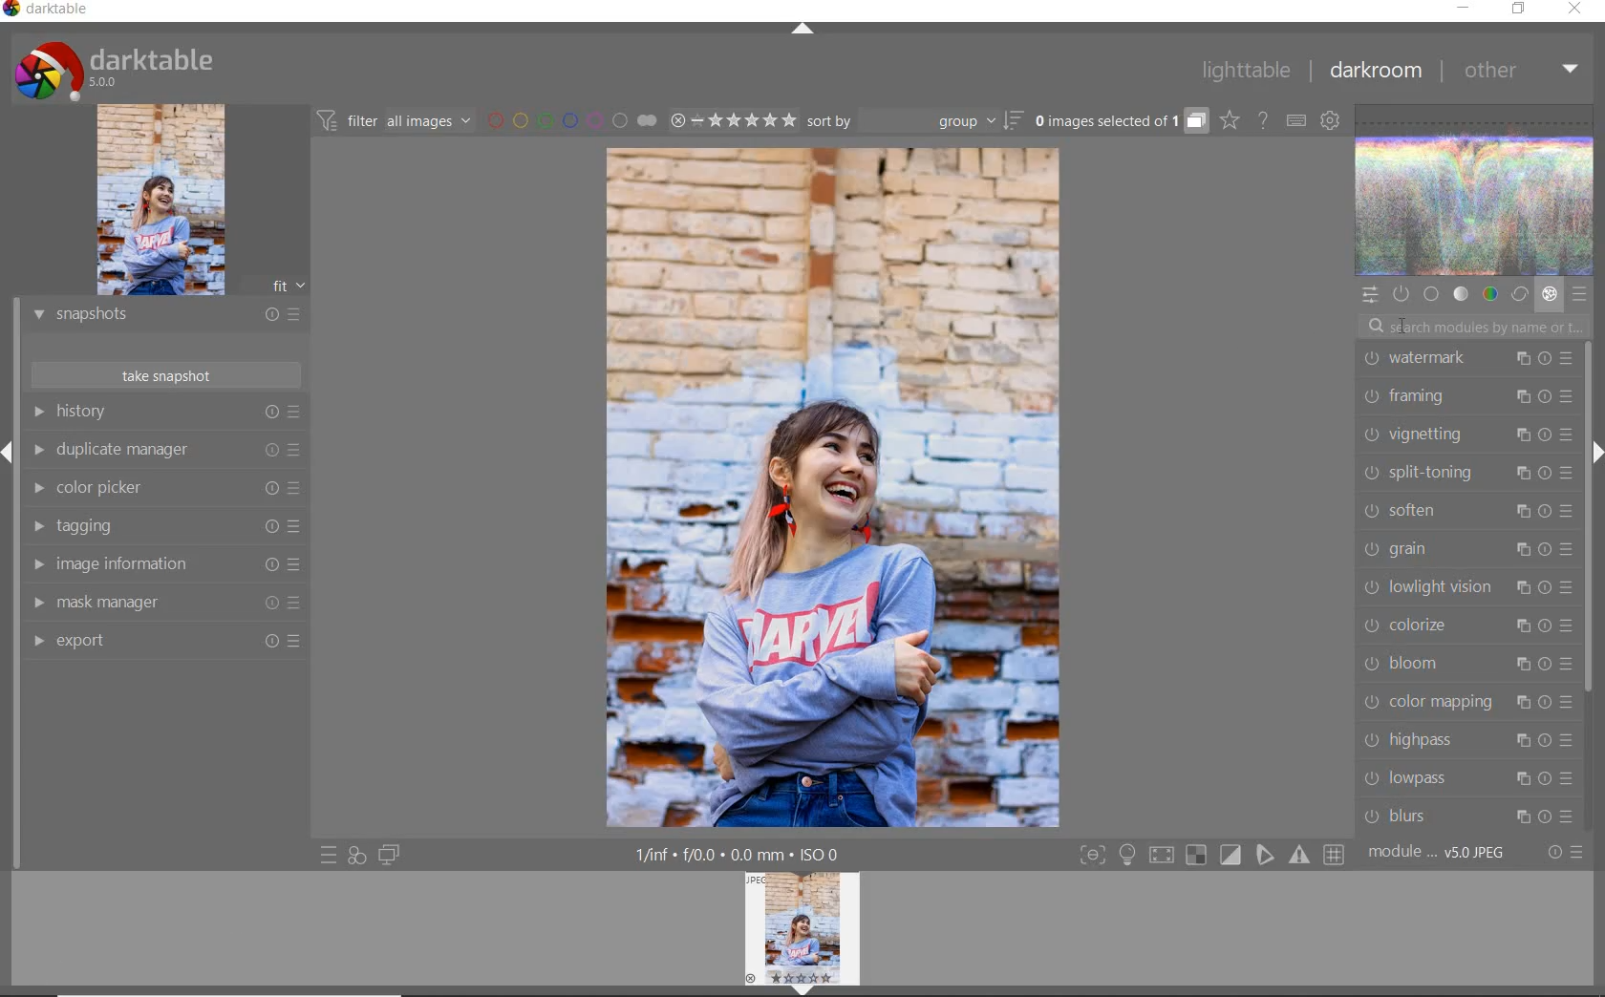 This screenshot has height=997, width=1605. What do you see at coordinates (1473, 325) in the screenshot?
I see `search modules by name` at bounding box center [1473, 325].